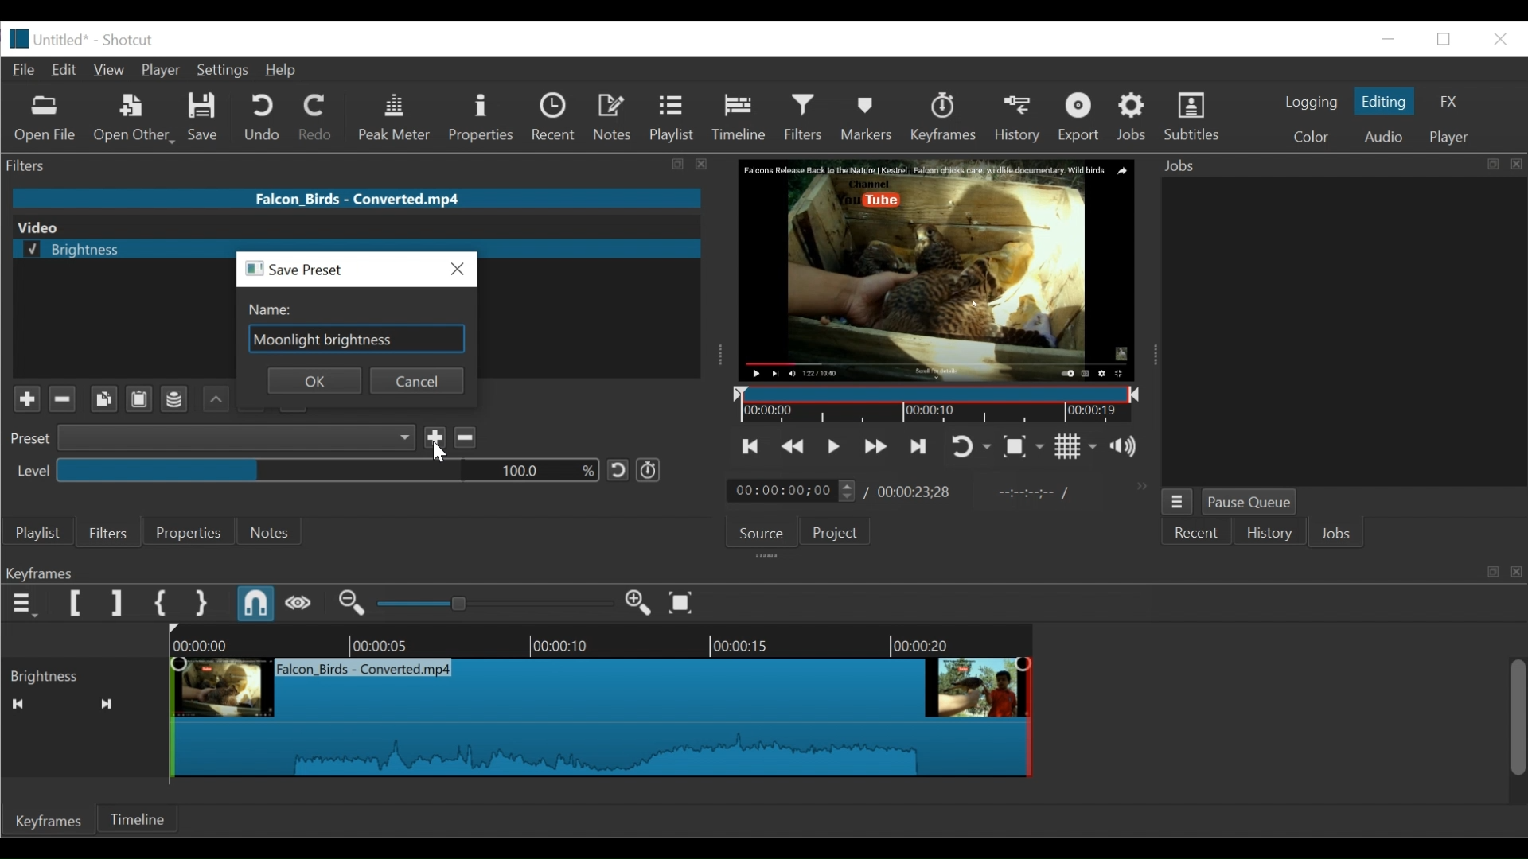 The height and width of the screenshot is (859, 1528). Describe the element at coordinates (257, 604) in the screenshot. I see `Snap` at that location.